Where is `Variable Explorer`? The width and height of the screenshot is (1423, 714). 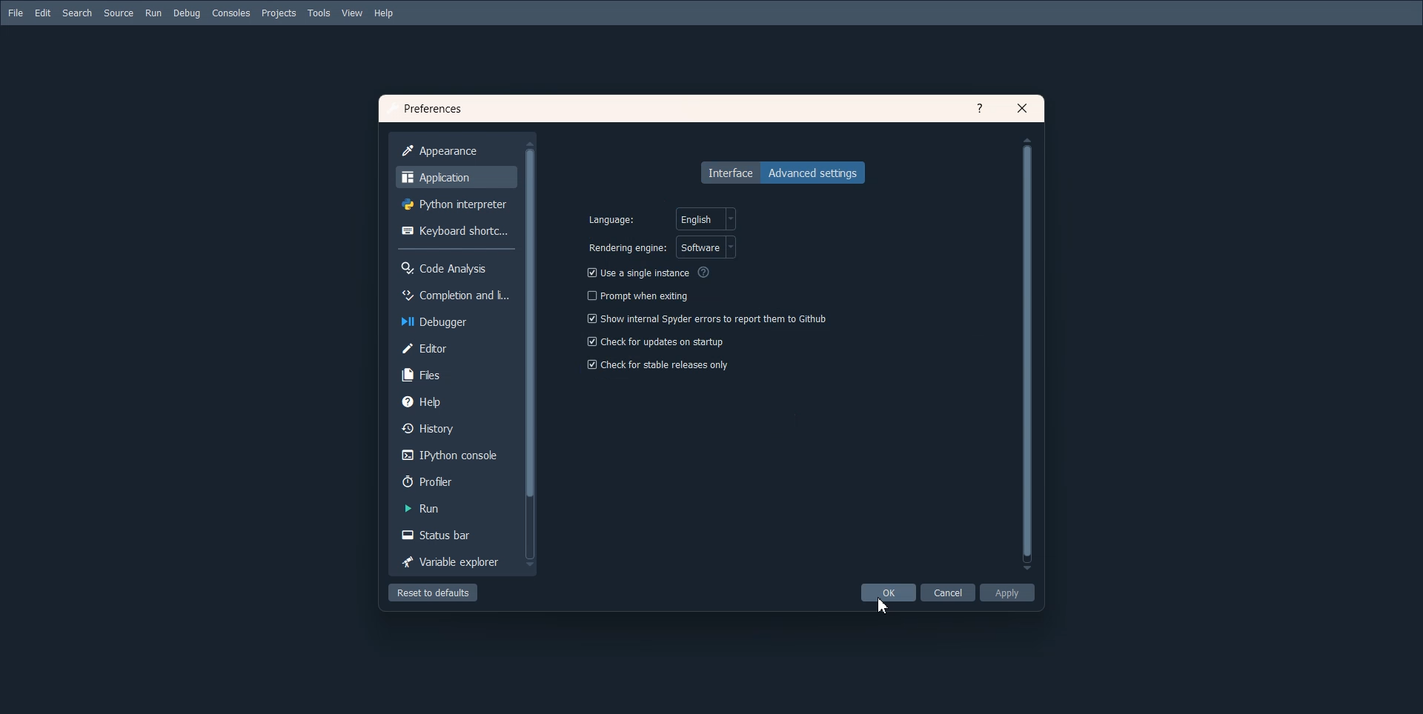
Variable Explorer is located at coordinates (452, 562).